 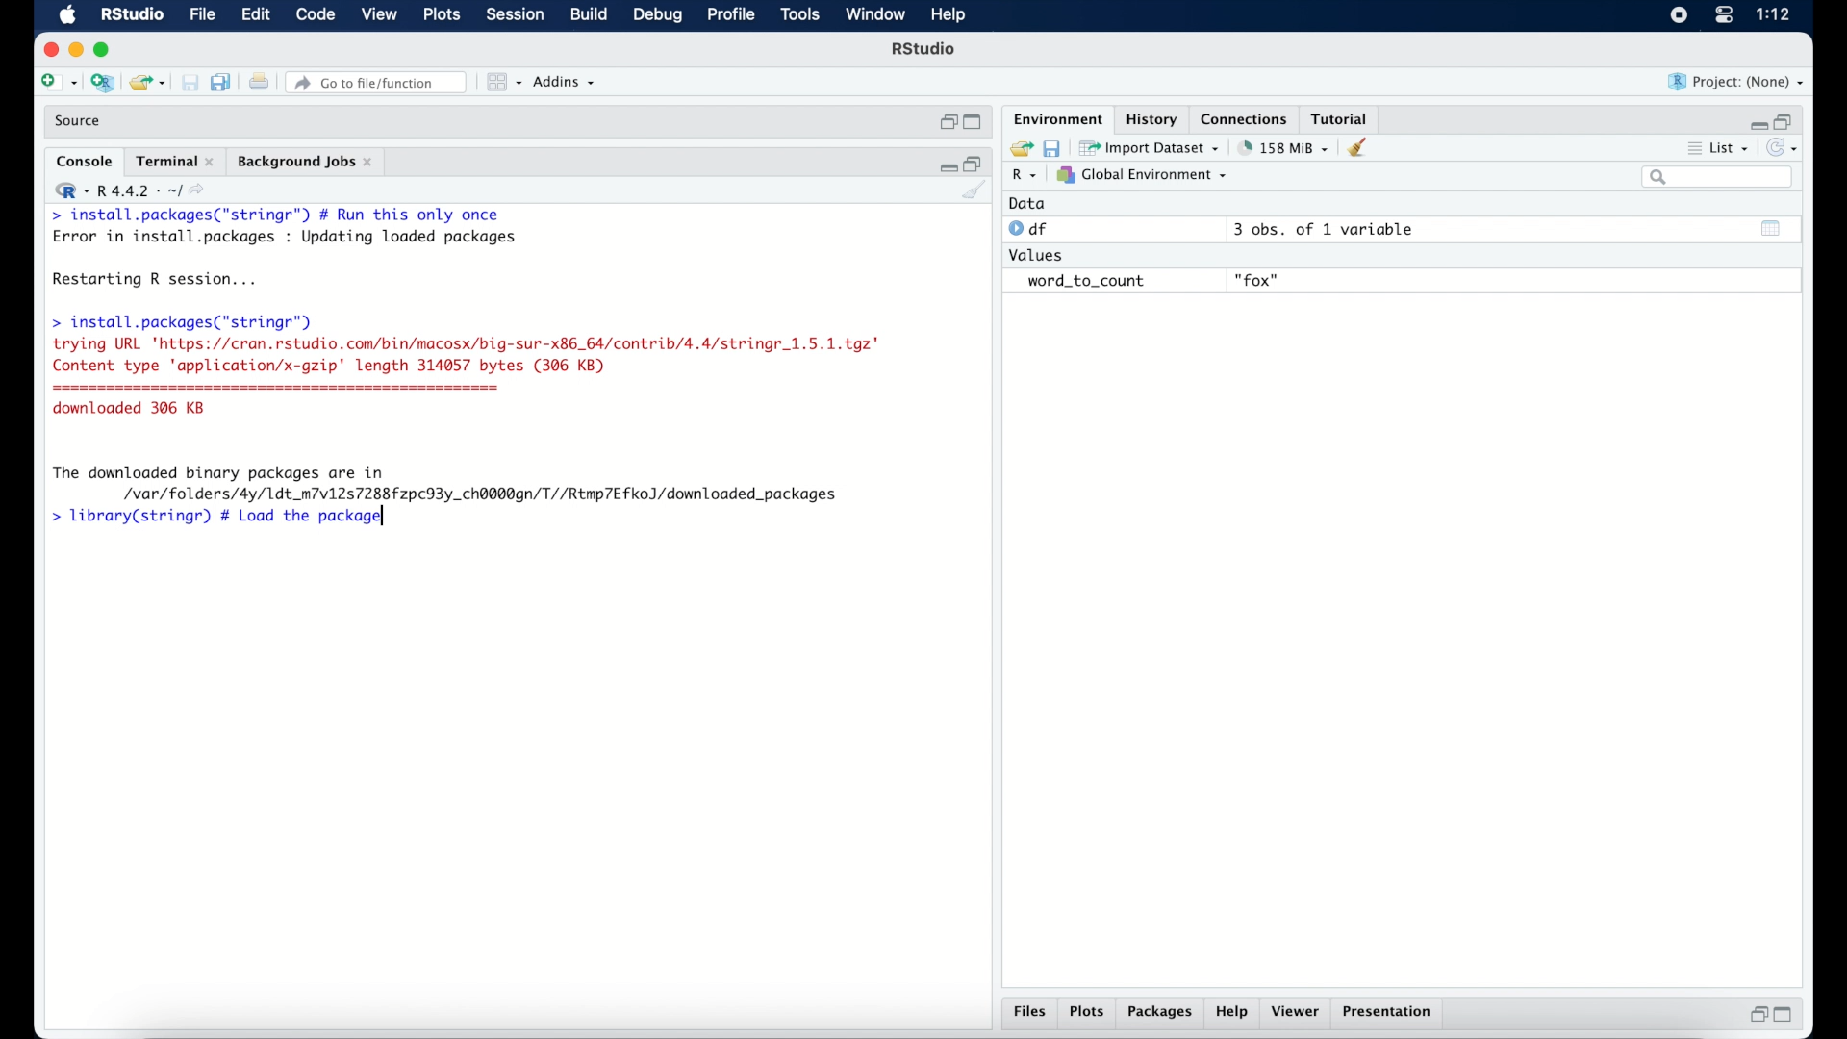 What do you see at coordinates (1087, 1013) in the screenshot?
I see `plots` at bounding box center [1087, 1013].